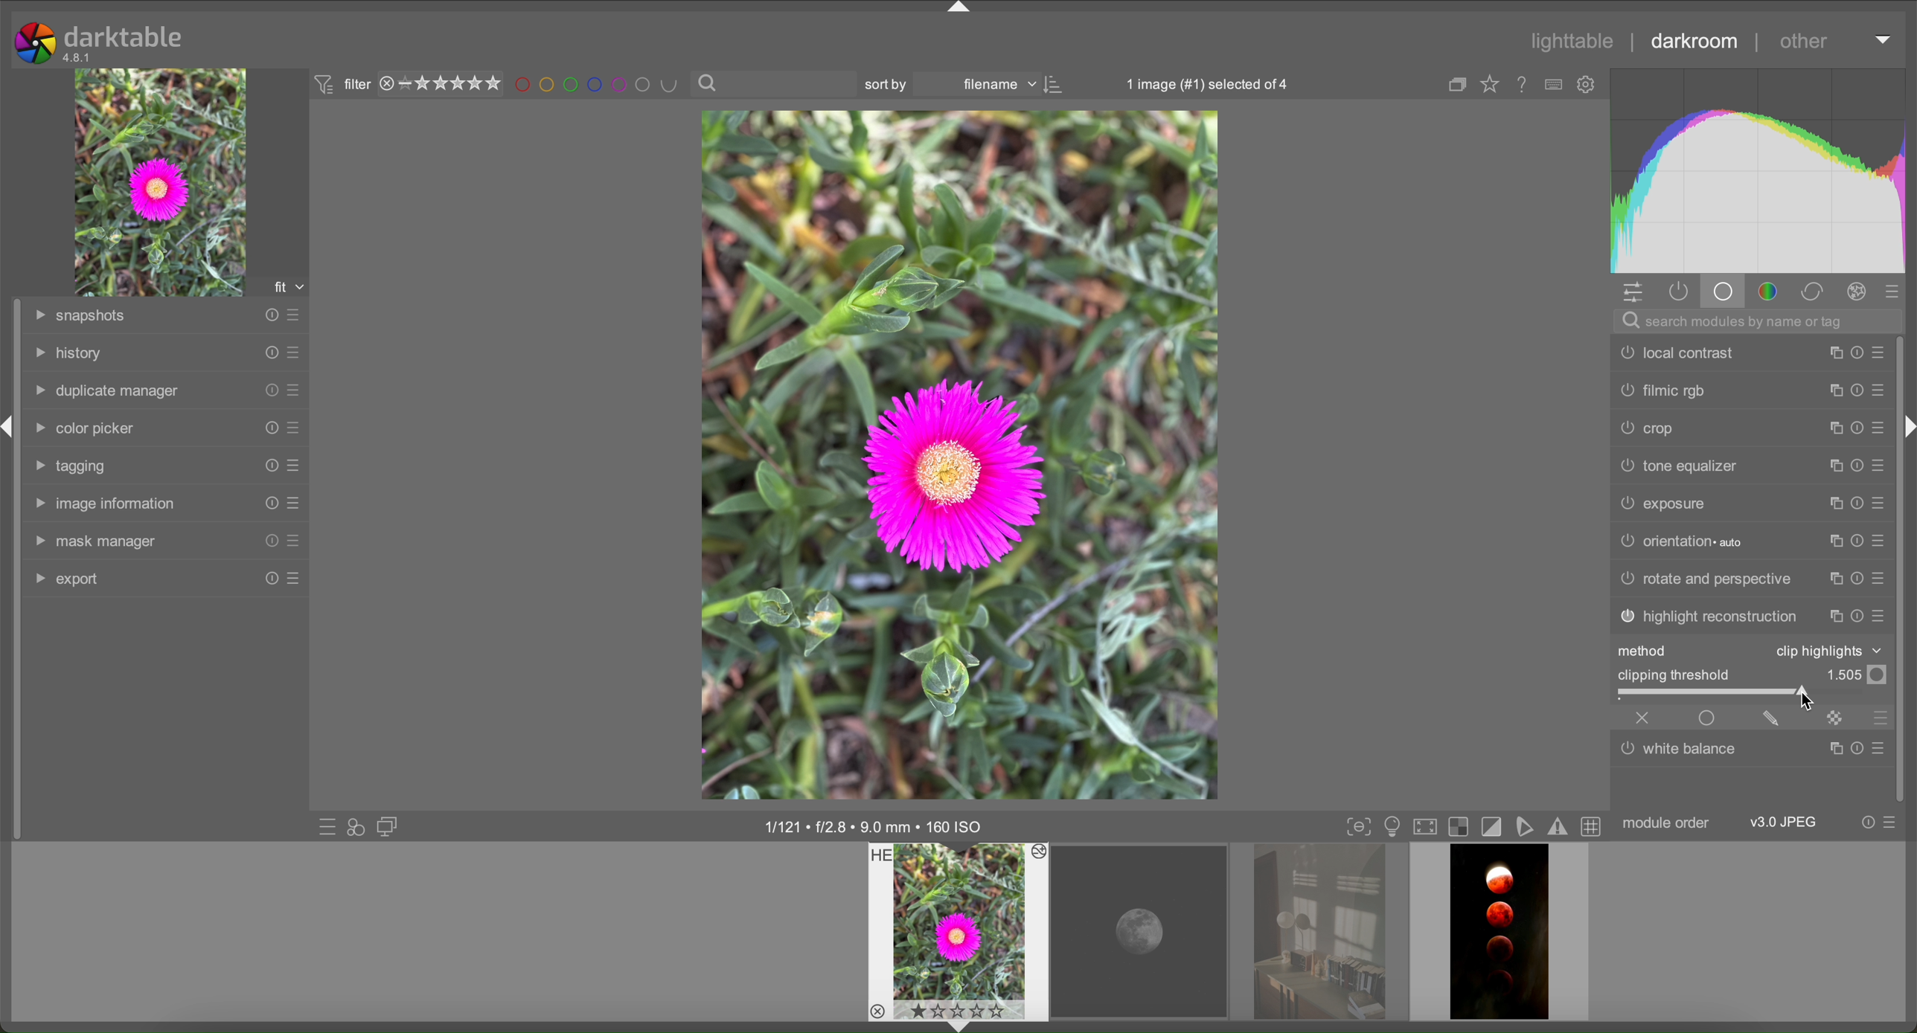 This screenshot has height=1033, width=1917. I want to click on image information, so click(876, 826).